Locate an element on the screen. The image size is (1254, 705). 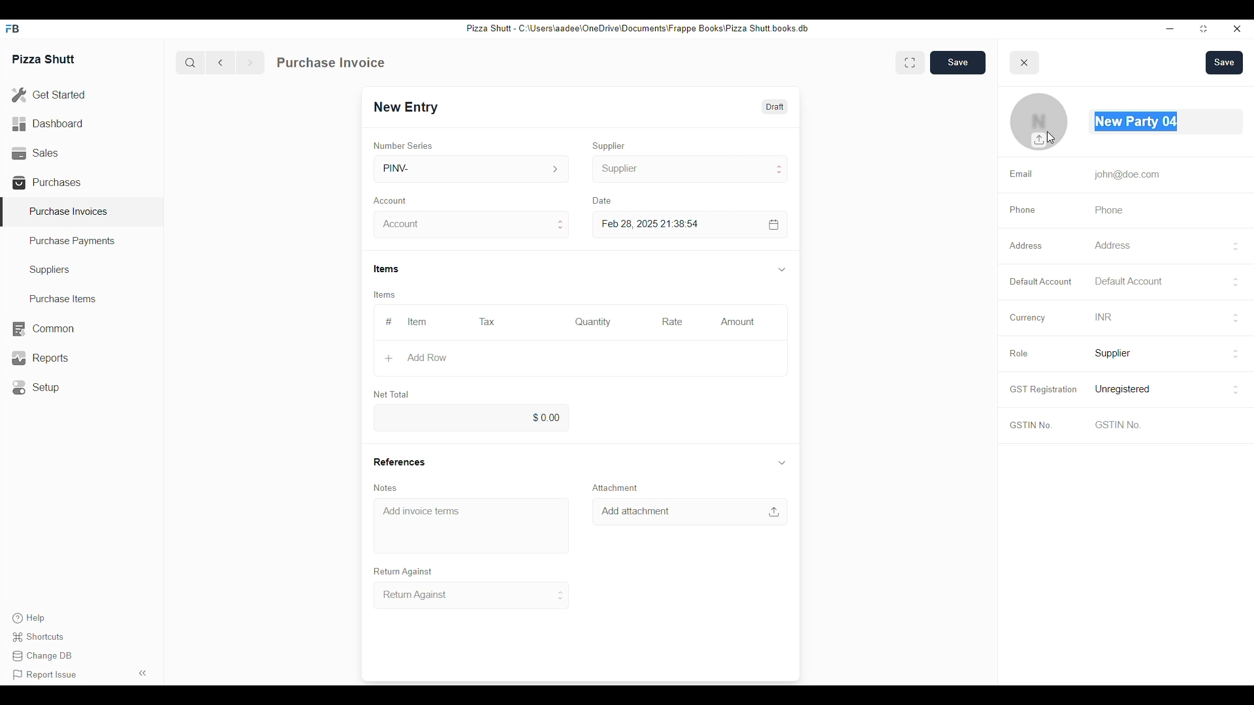
<< is located at coordinates (144, 672).